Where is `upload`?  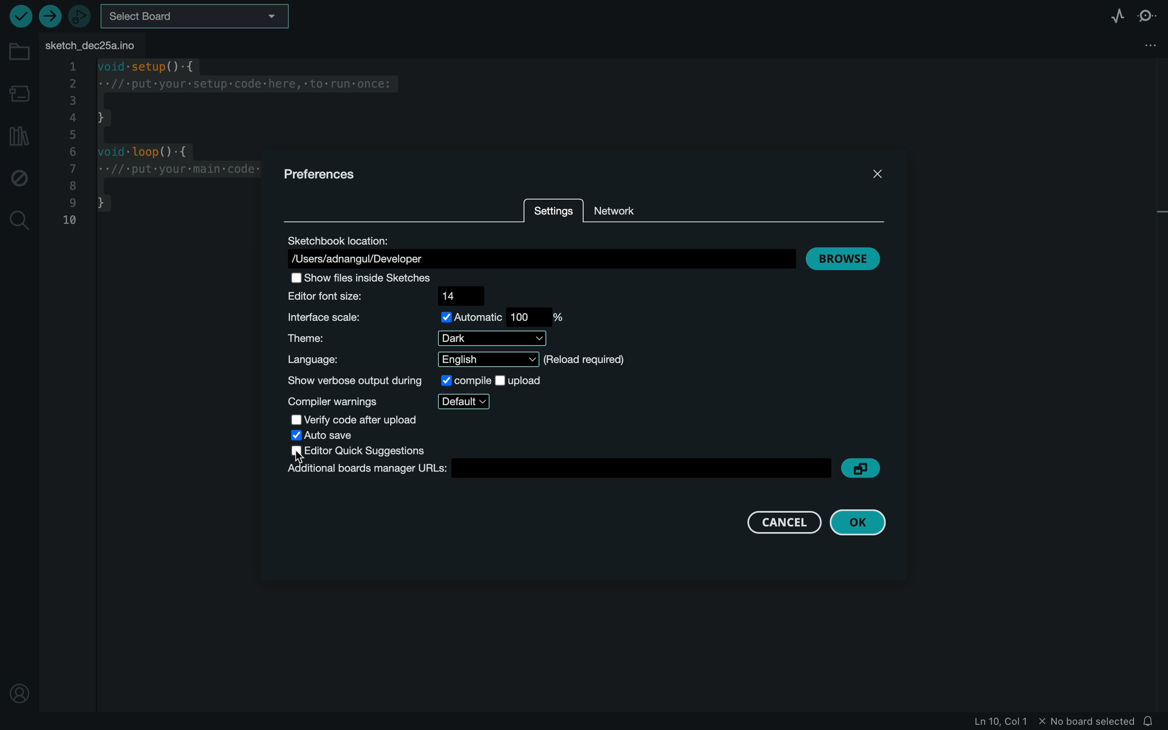 upload is located at coordinates (50, 16).